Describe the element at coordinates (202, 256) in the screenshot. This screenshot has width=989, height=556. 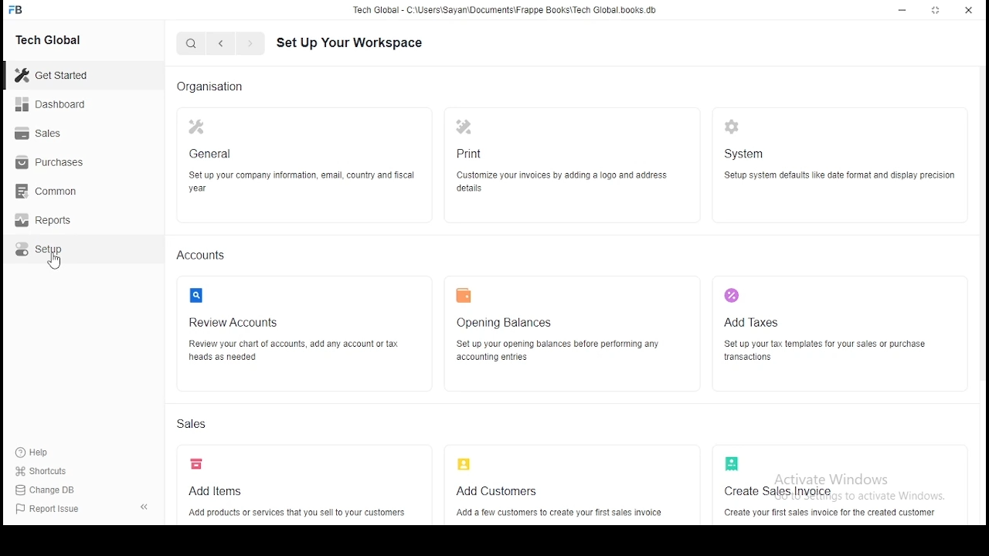
I see `Accounts ` at that location.